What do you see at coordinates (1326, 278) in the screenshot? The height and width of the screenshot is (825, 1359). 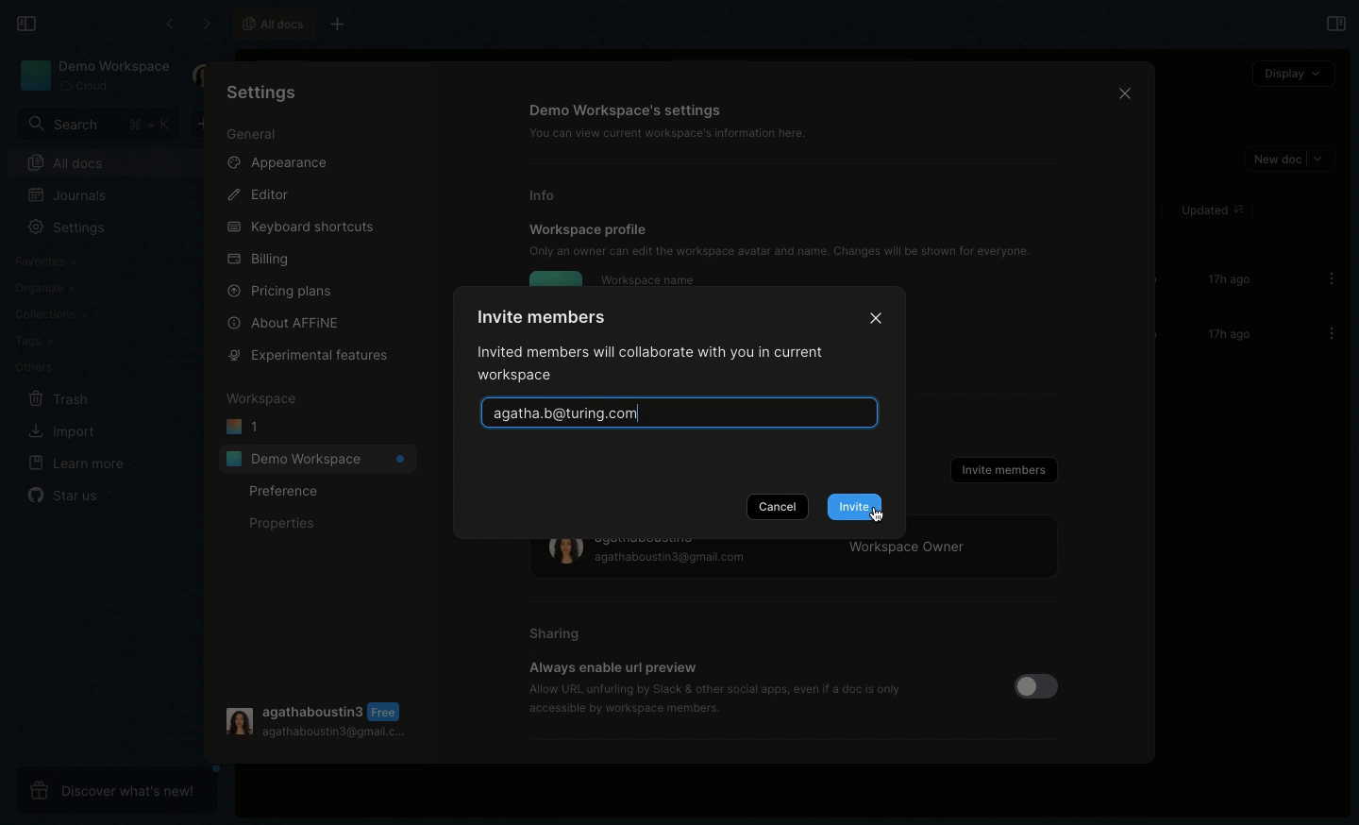 I see `Options` at bounding box center [1326, 278].